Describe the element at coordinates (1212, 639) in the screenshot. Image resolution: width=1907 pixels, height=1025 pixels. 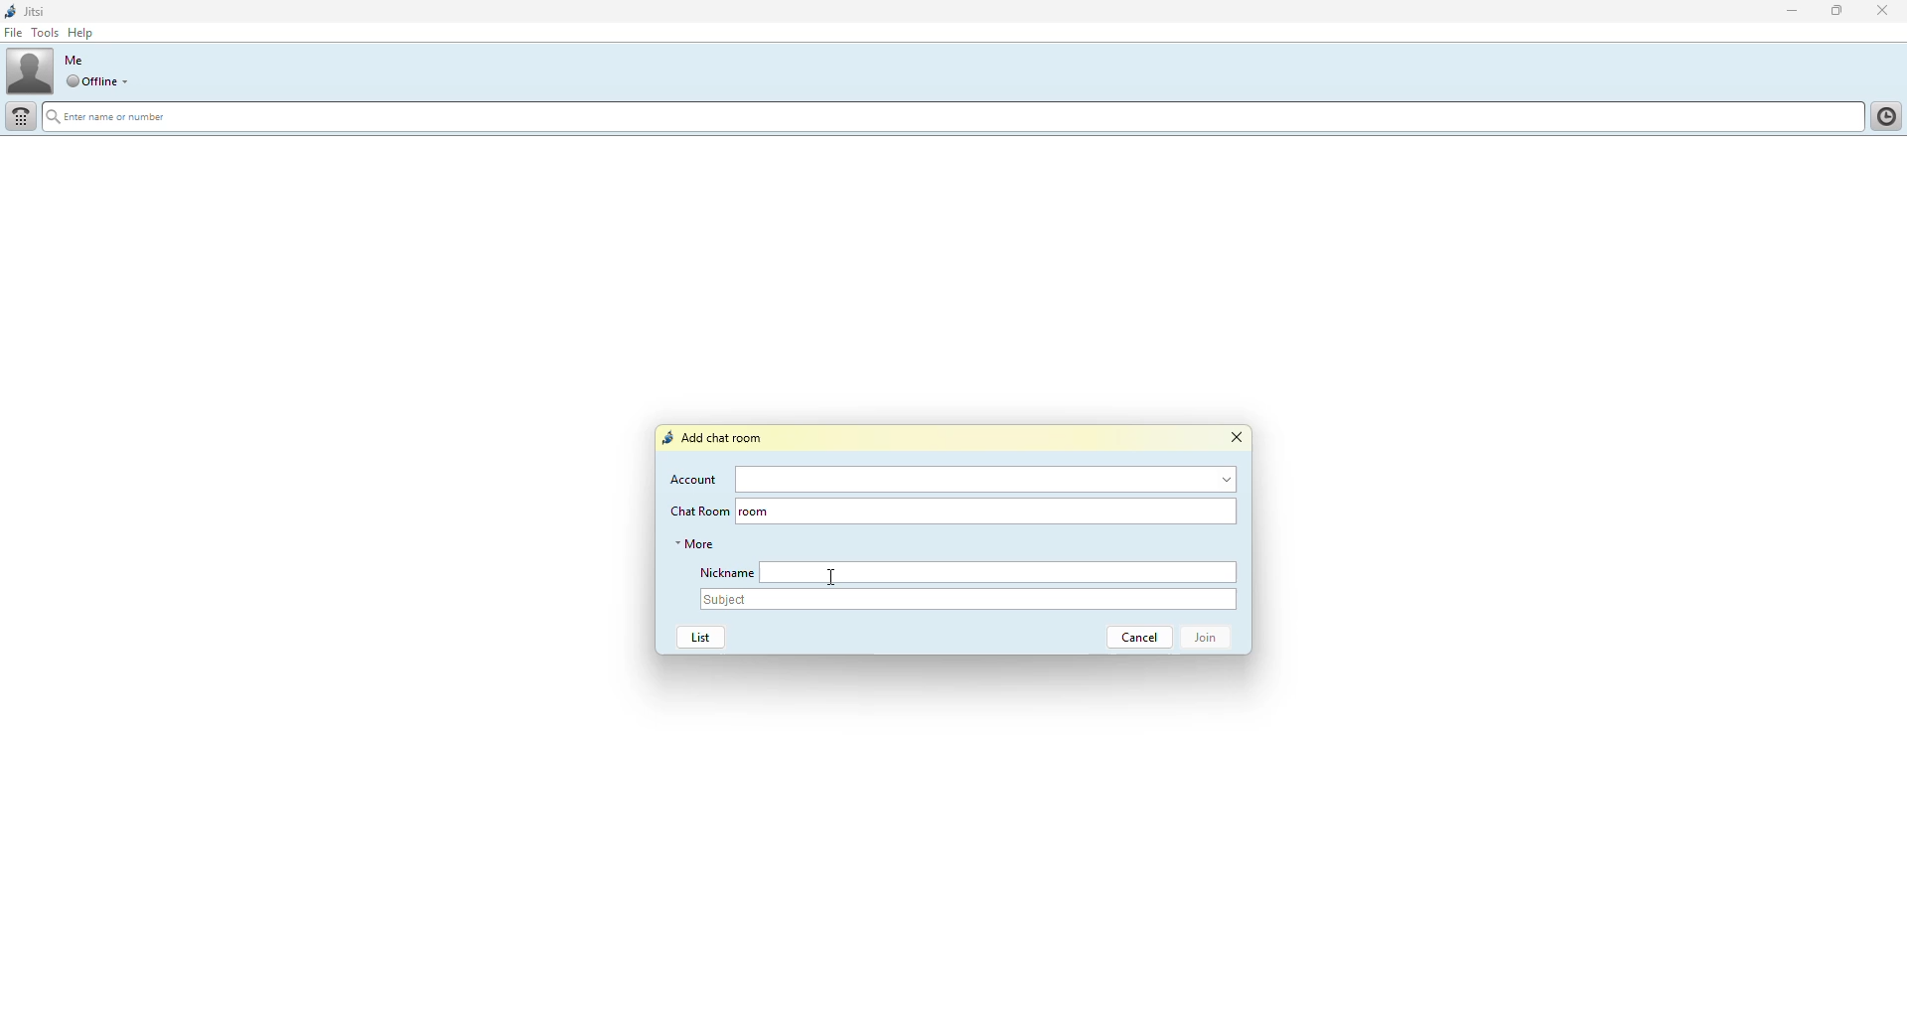
I see `join` at that location.